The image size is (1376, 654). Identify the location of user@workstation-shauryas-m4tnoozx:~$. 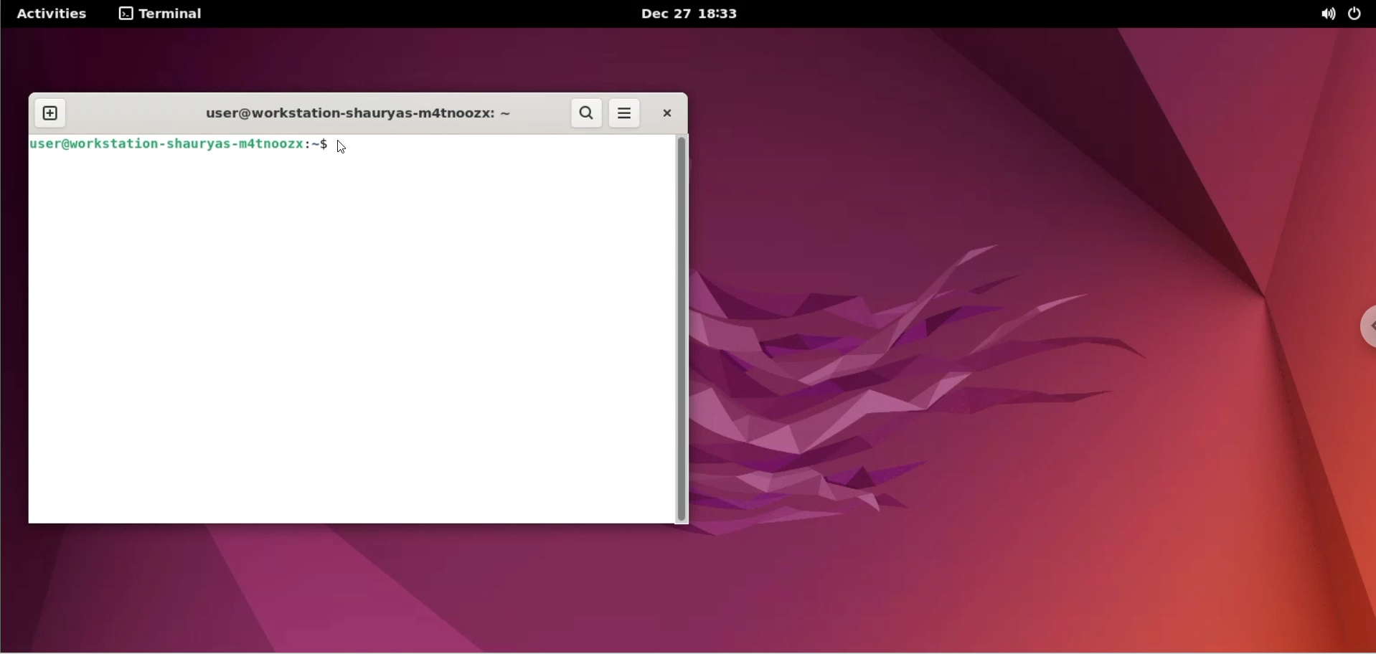
(181, 146).